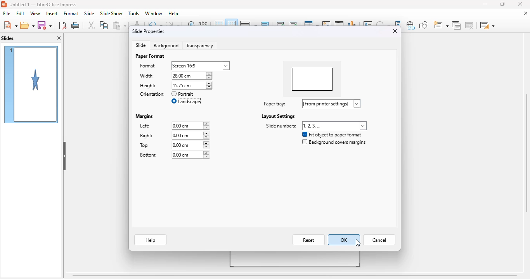  I want to click on Untitled 1- Libreoffice impress, so click(43, 4).